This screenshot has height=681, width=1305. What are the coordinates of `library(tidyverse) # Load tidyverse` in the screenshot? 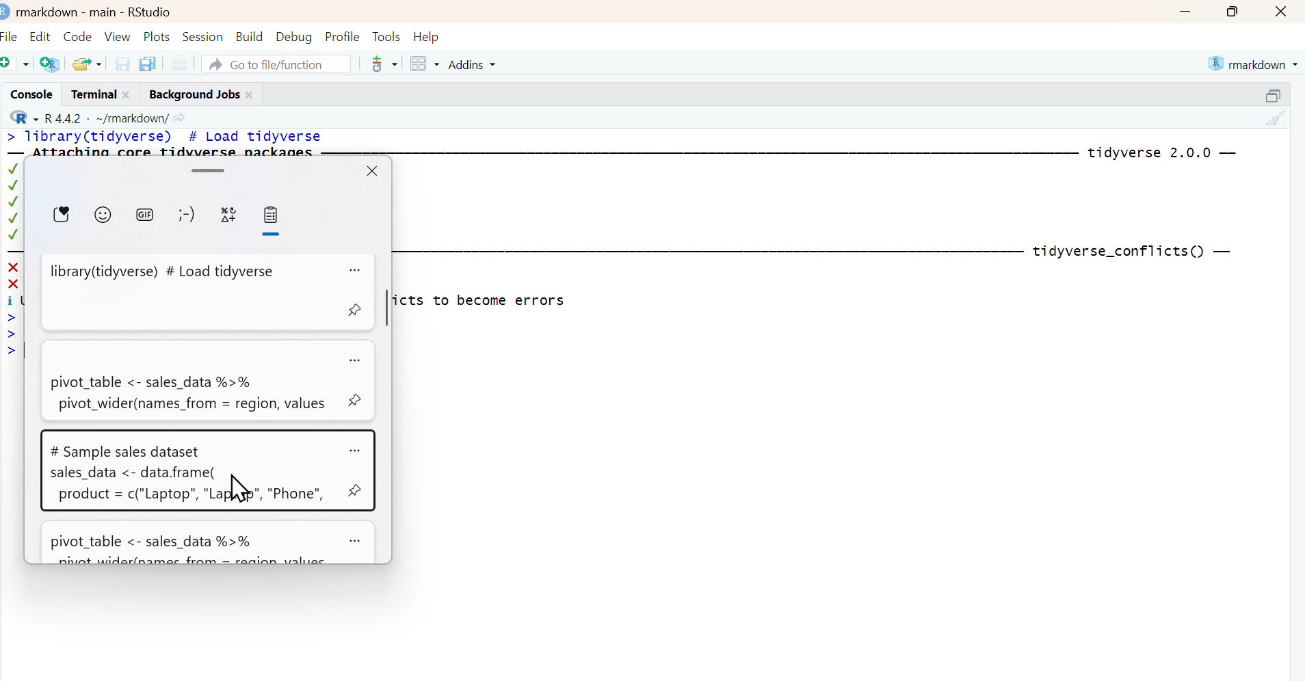 It's located at (189, 293).